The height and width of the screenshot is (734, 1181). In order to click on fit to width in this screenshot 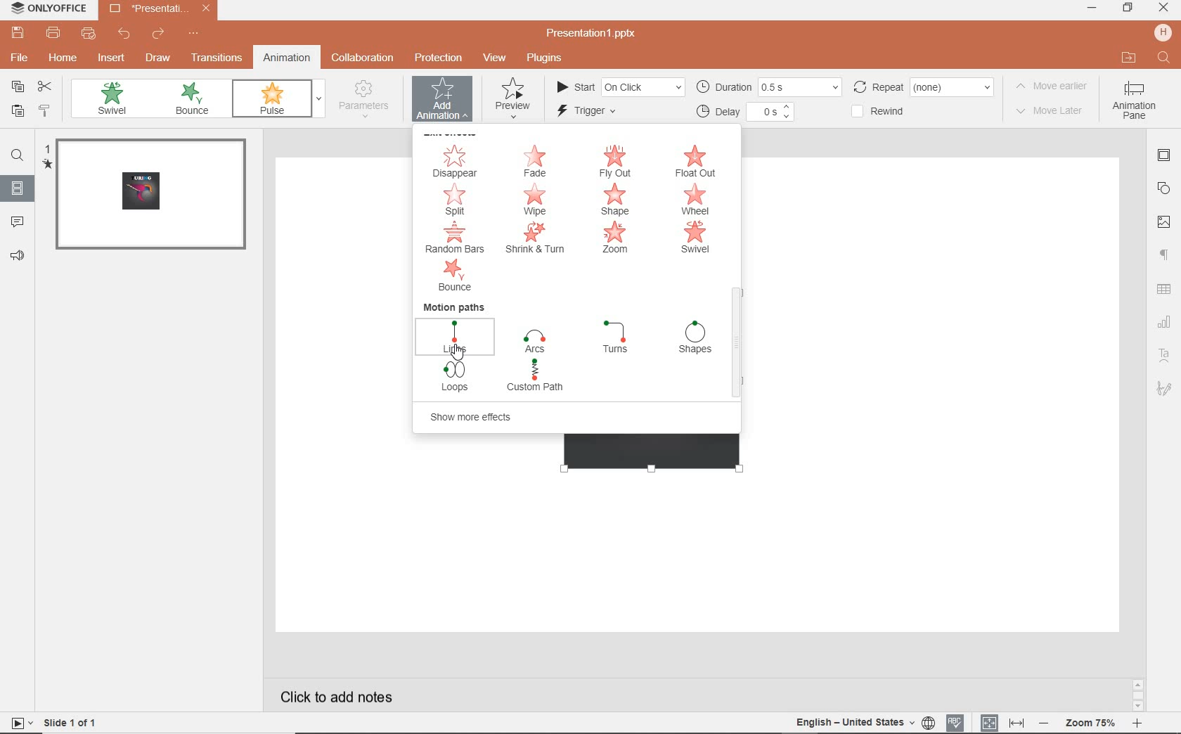, I will do `click(1017, 724)`.